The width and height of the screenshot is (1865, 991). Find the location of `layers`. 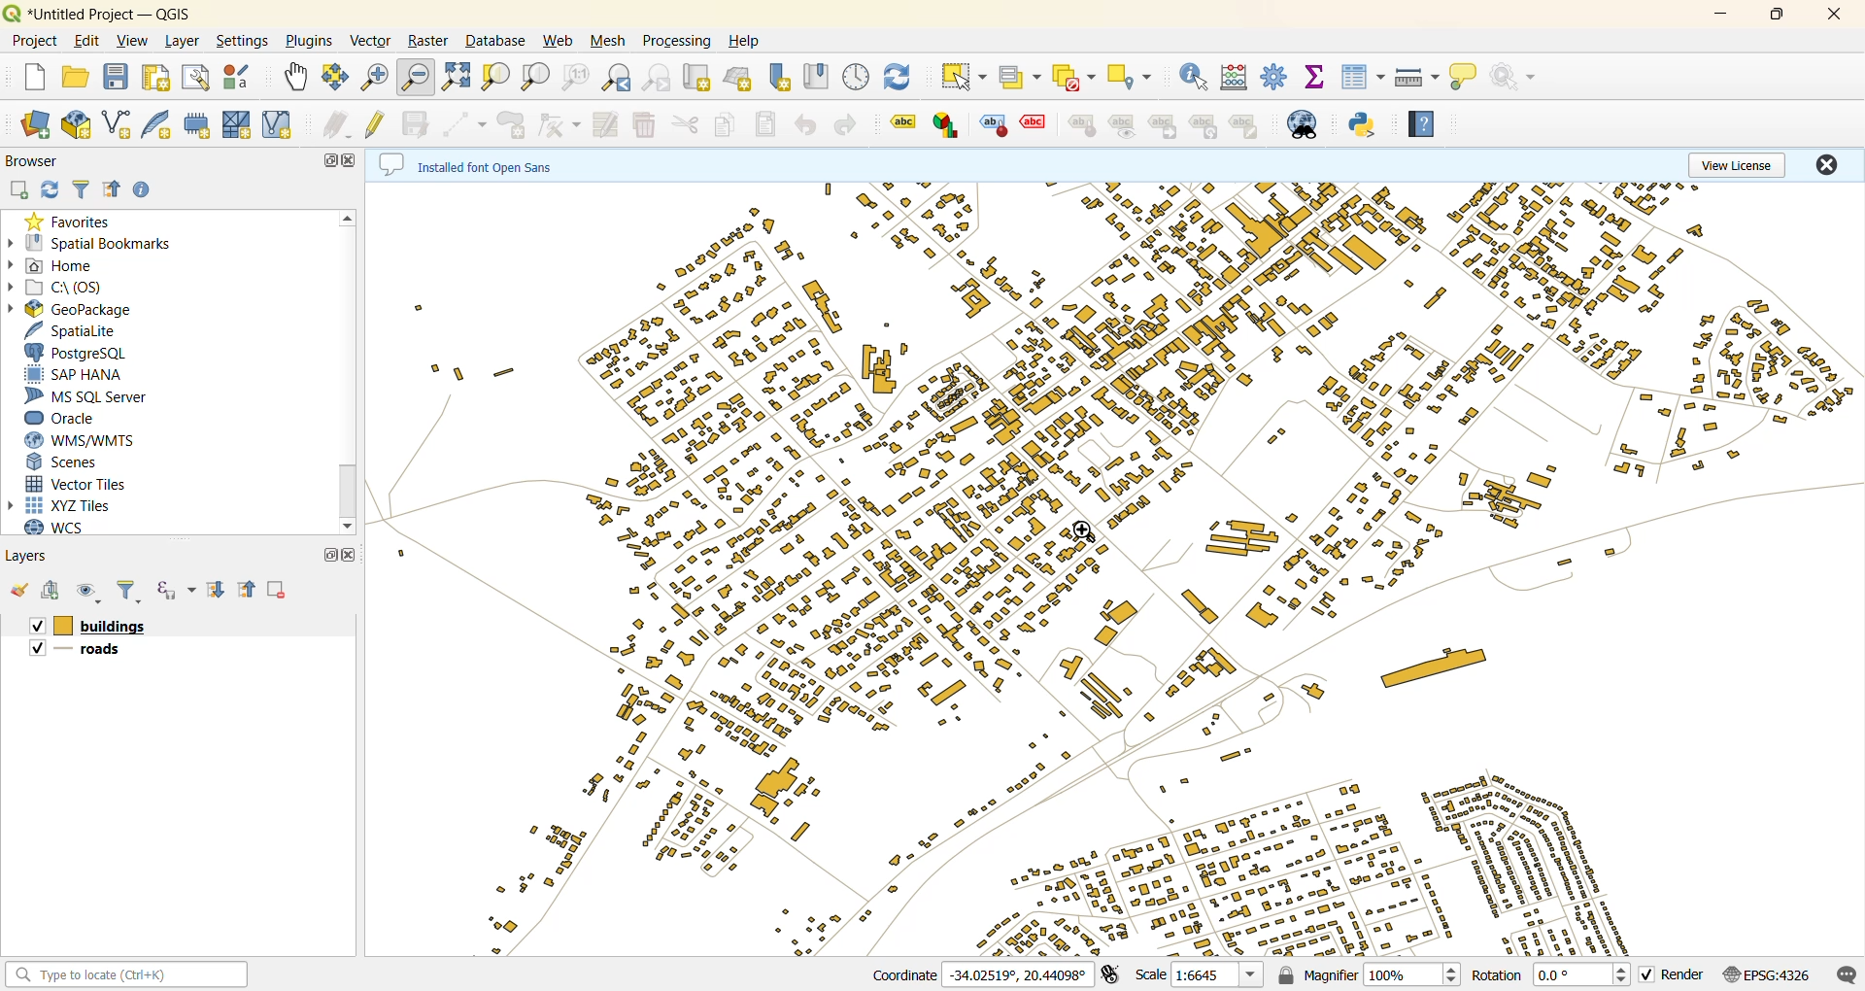

layers is located at coordinates (90, 625).